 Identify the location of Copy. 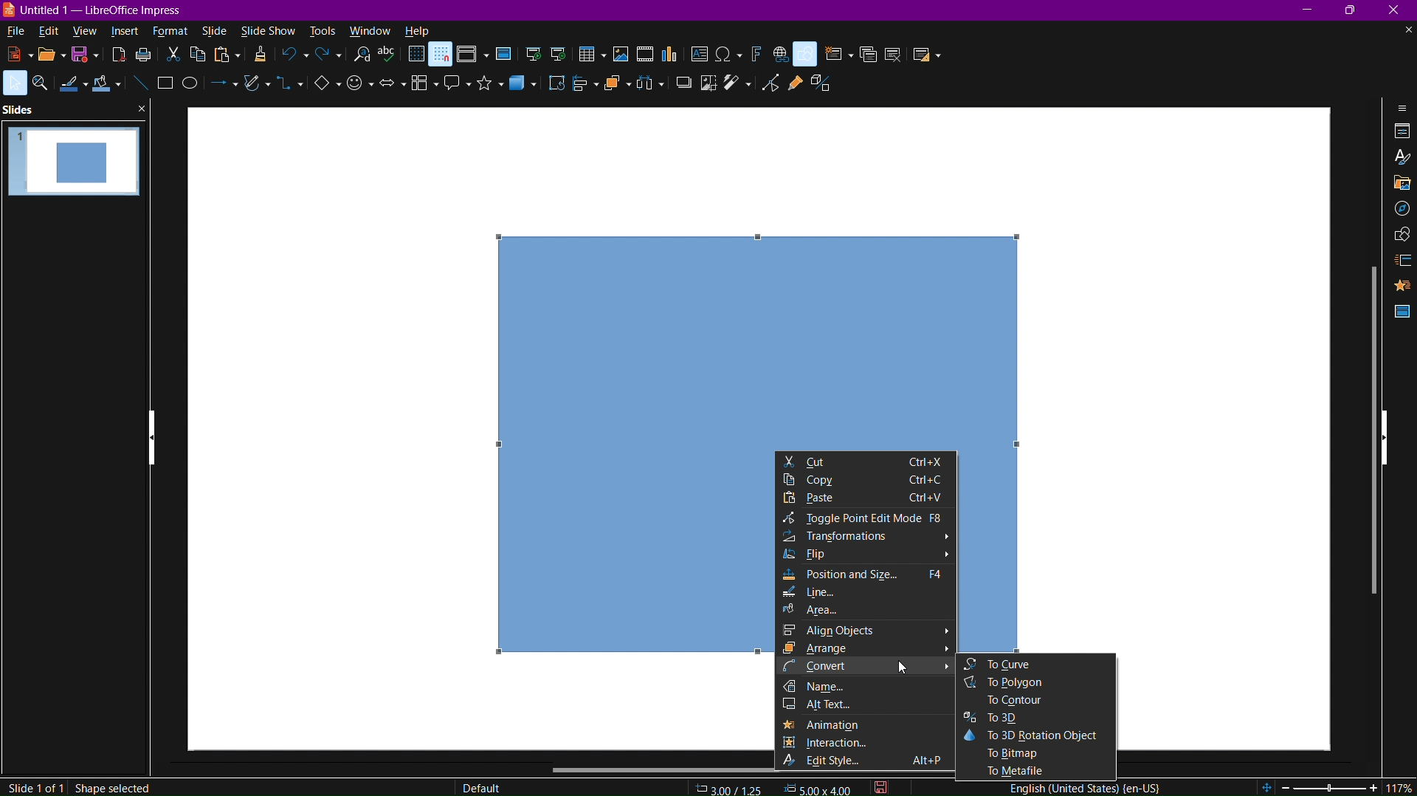
(869, 482).